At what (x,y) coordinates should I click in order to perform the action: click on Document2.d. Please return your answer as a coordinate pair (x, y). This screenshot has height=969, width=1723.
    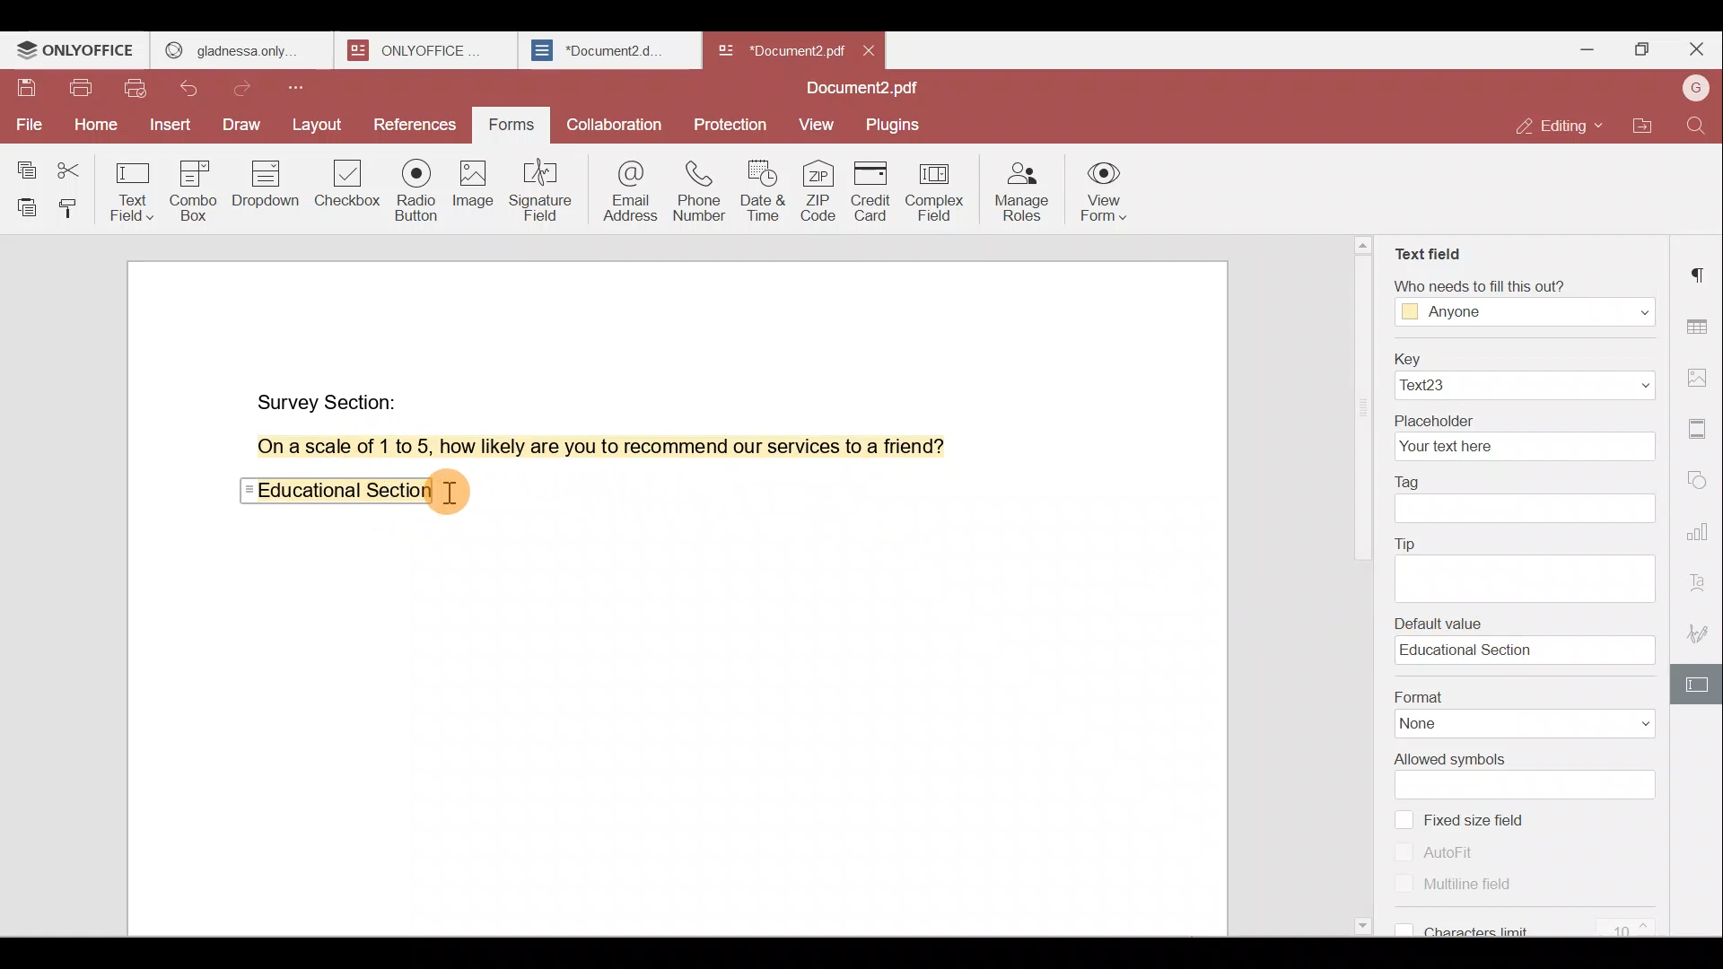
    Looking at the image, I should click on (608, 51).